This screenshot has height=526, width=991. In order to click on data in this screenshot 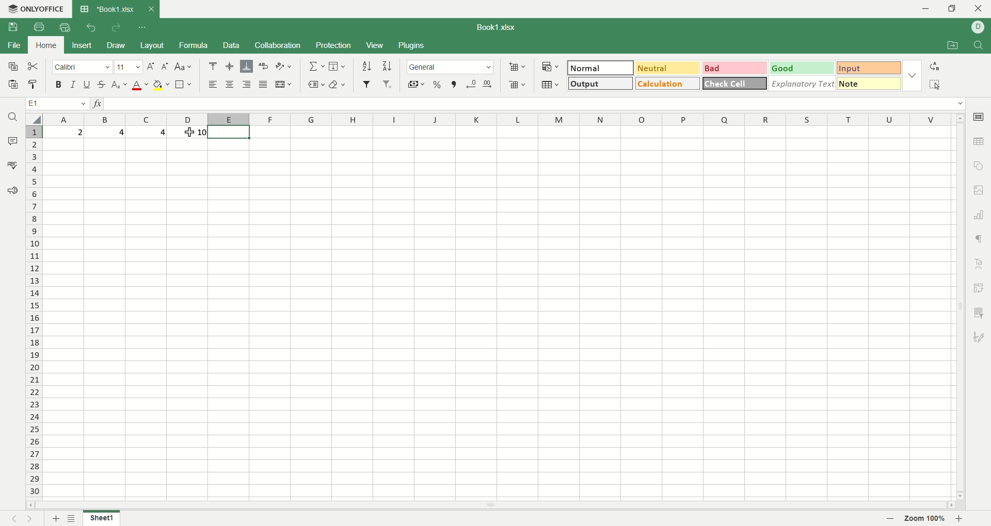, I will do `click(233, 45)`.